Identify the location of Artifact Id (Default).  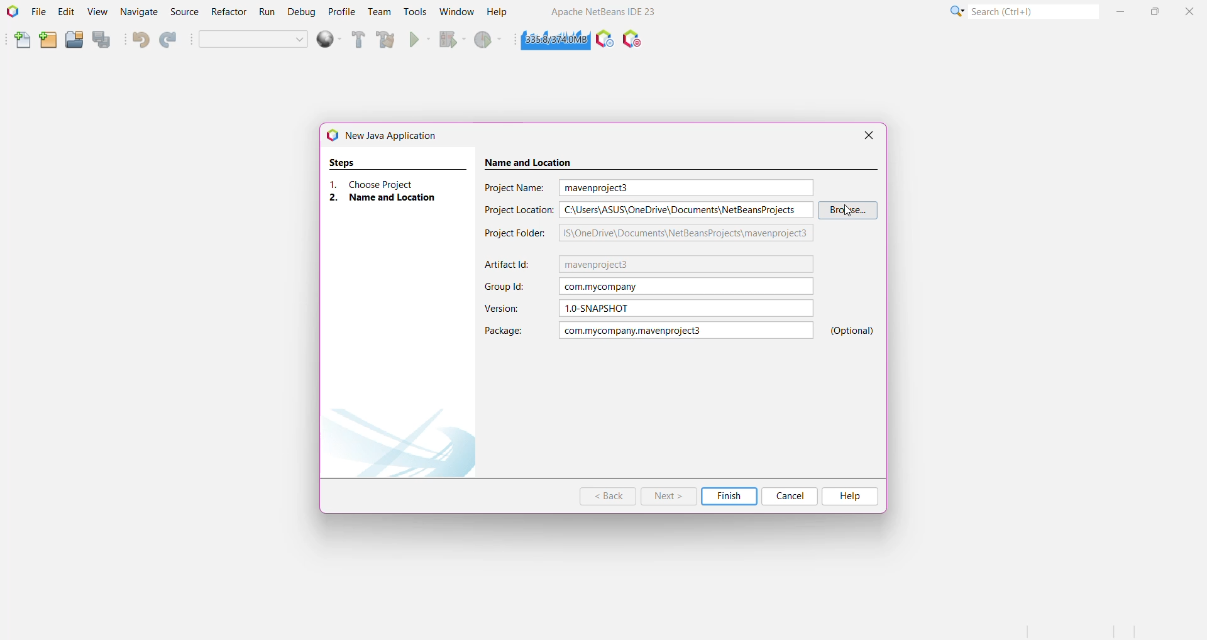
(686, 265).